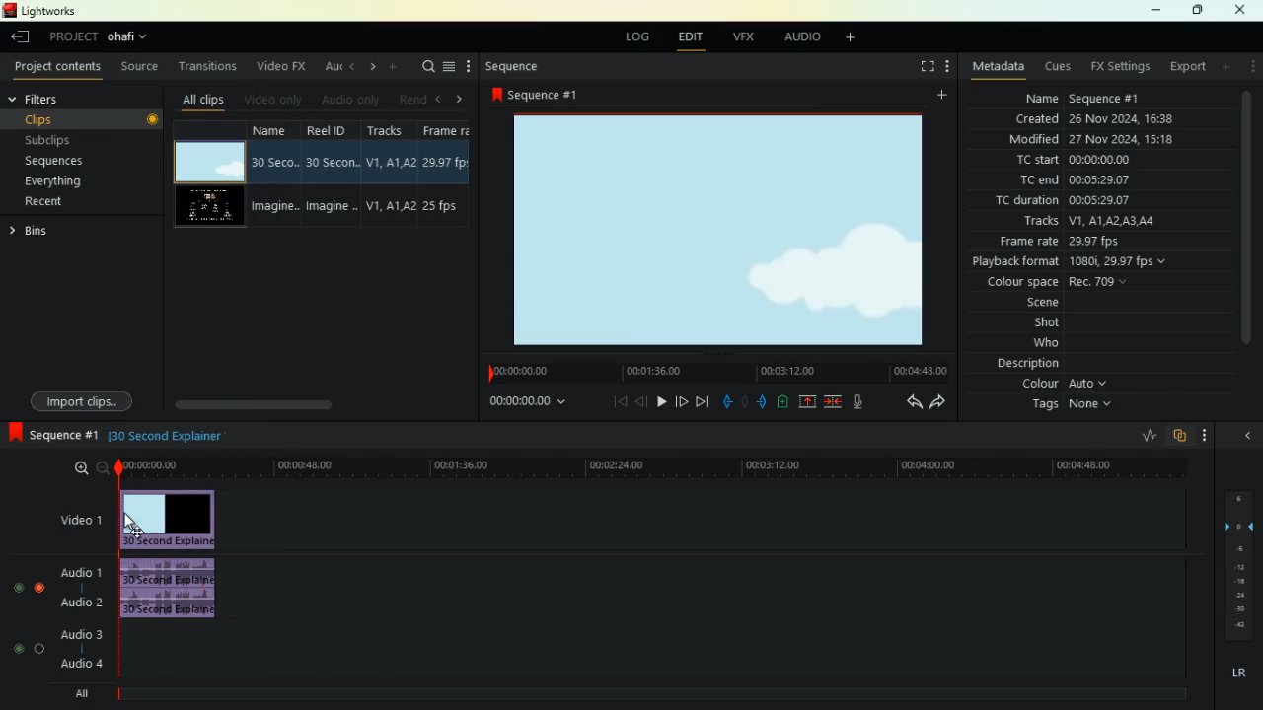  What do you see at coordinates (153, 122) in the screenshot?
I see `toggle button` at bounding box center [153, 122].